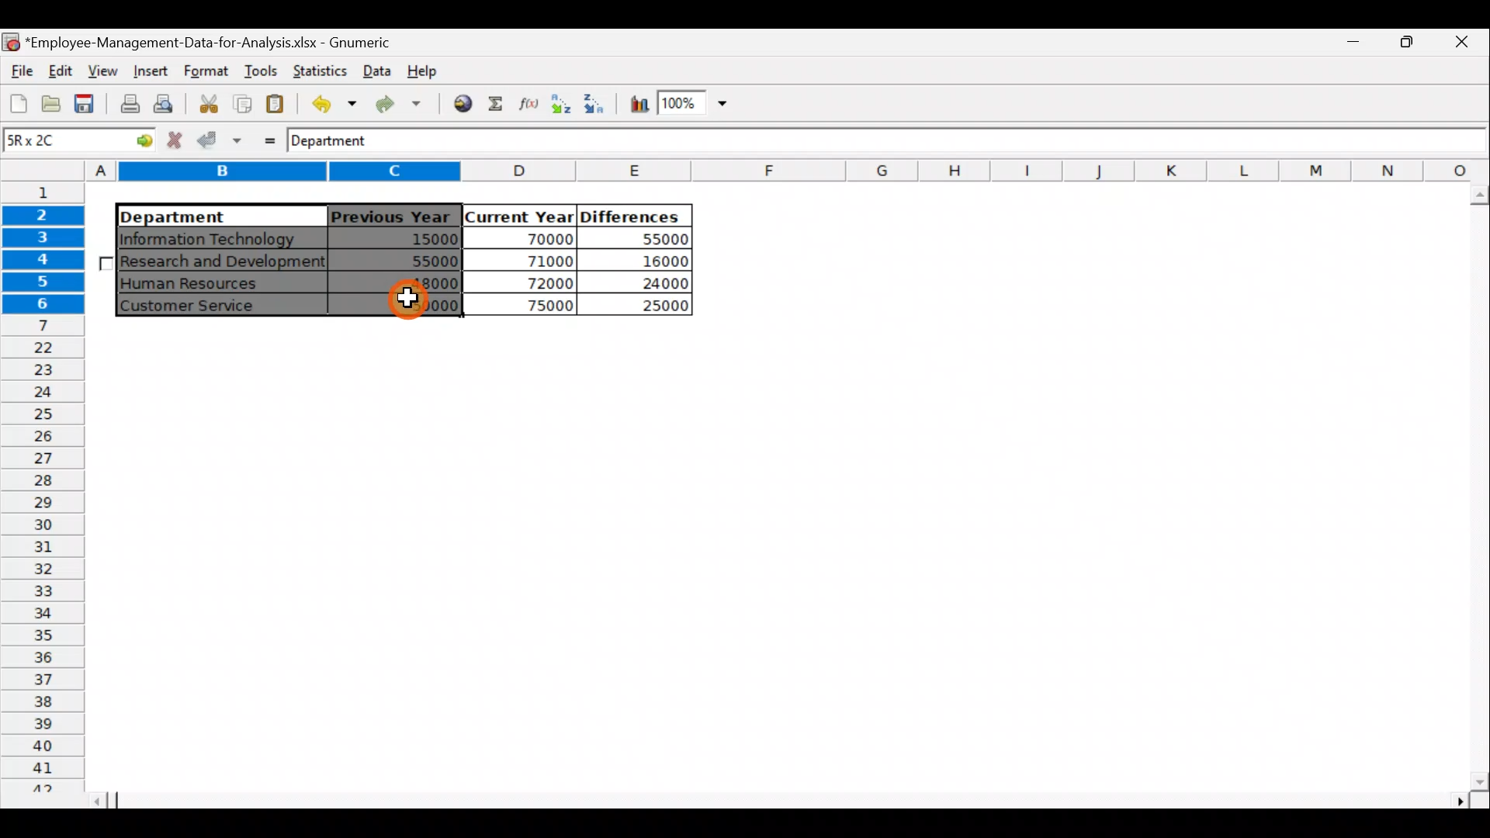 This screenshot has width=1490, height=838. What do you see at coordinates (203, 71) in the screenshot?
I see `Format` at bounding box center [203, 71].